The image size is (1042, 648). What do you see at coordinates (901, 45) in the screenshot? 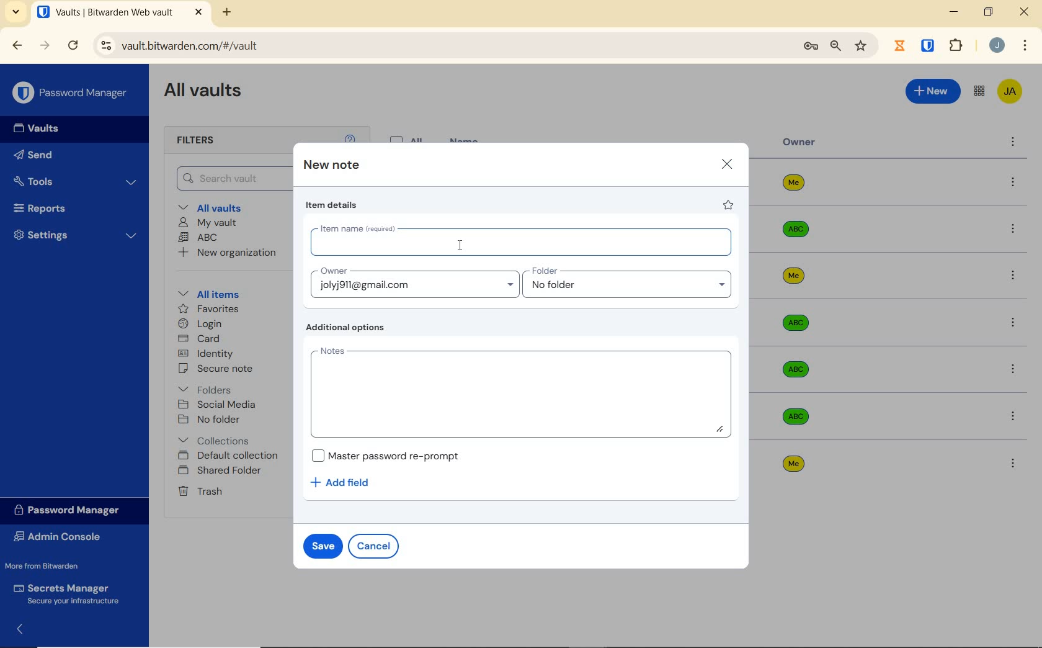
I see `Jibril Extension` at bounding box center [901, 45].